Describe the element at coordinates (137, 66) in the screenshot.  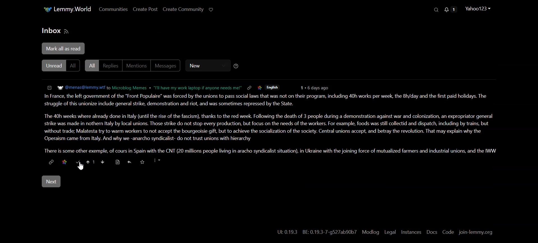
I see `Mentions` at that location.